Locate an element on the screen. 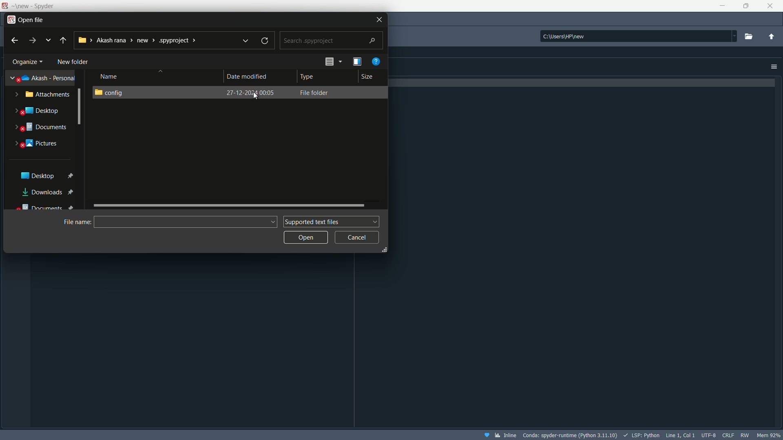  supported text file is located at coordinates (330, 221).